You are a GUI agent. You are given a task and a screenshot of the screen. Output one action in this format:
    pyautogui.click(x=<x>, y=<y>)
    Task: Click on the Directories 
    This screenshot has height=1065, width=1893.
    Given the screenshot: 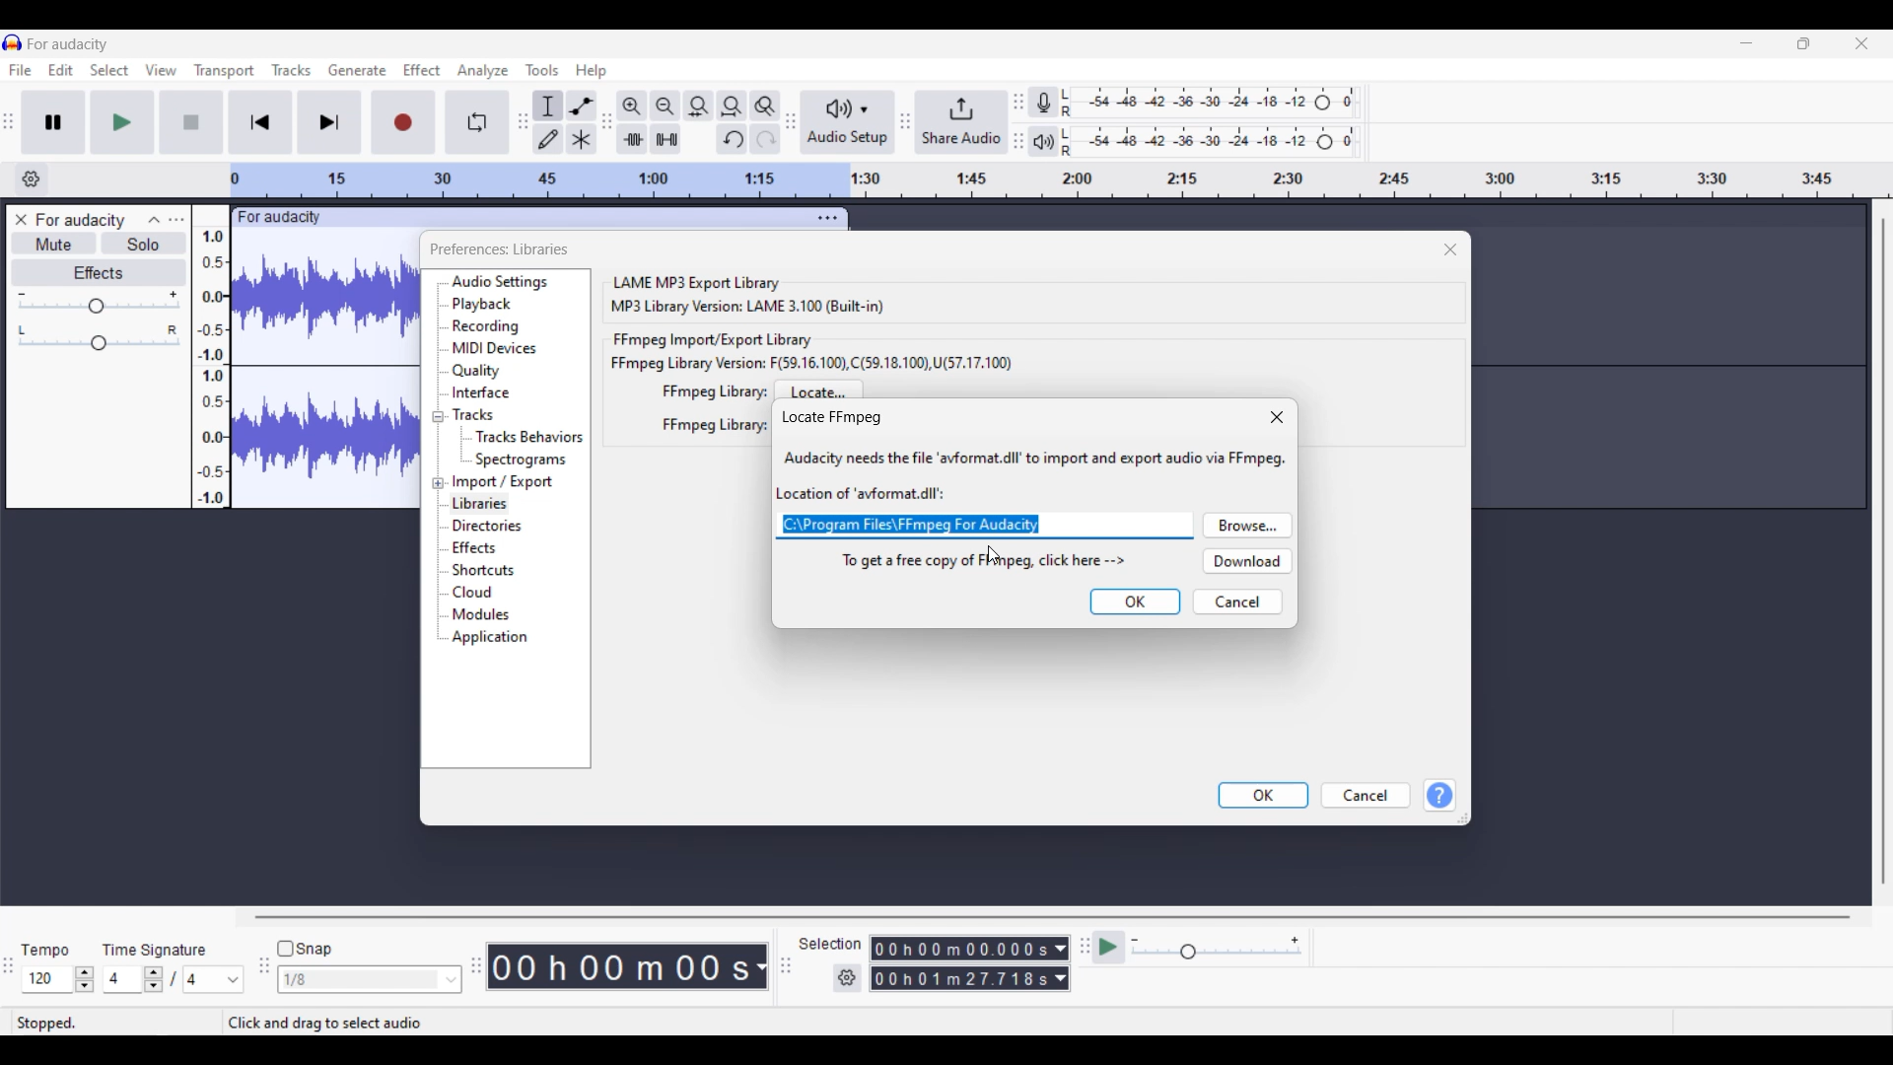 What is the action you would take?
    pyautogui.click(x=492, y=527)
    